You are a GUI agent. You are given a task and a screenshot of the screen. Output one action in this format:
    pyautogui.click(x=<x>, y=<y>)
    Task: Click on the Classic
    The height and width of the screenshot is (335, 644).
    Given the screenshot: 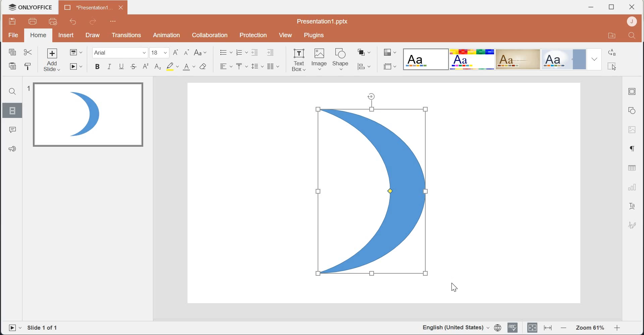 What is the action you would take?
    pyautogui.click(x=519, y=59)
    